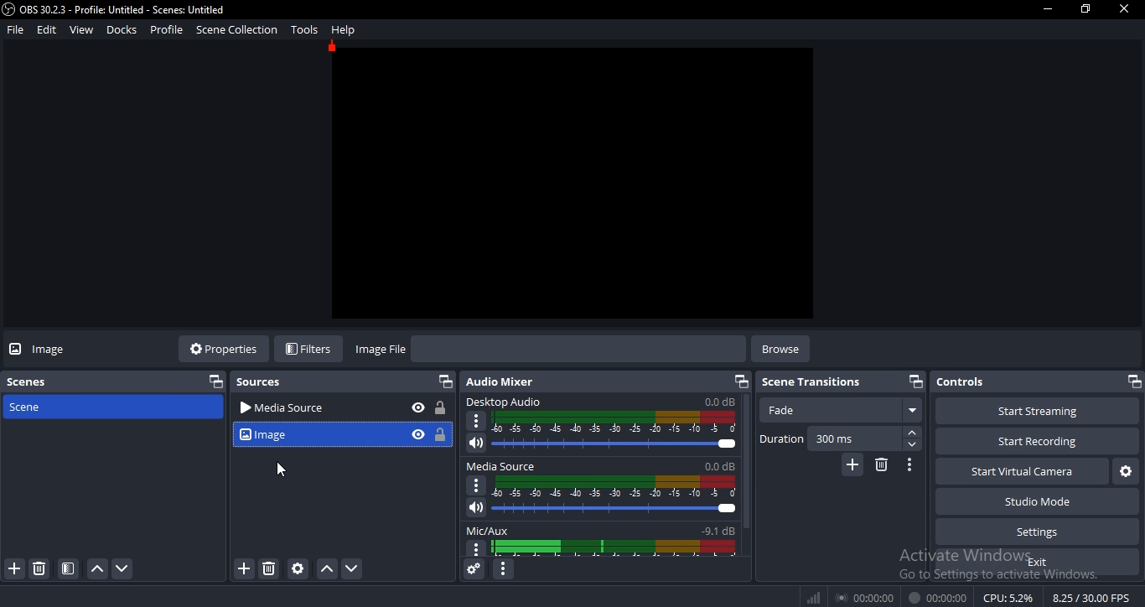  I want to click on start streaming, so click(1032, 411).